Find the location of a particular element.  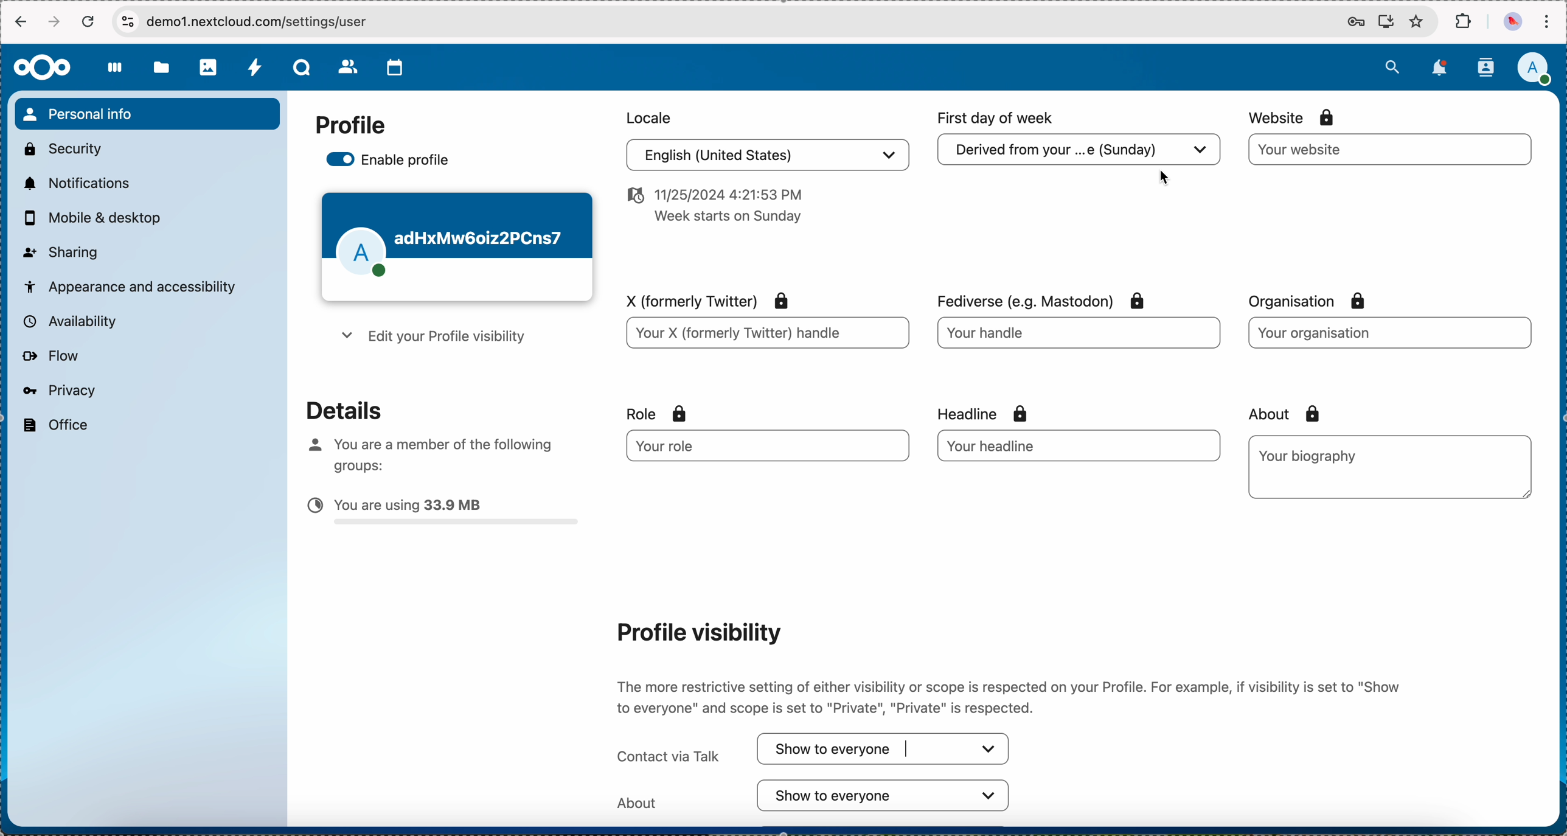

mobile and desktop is located at coordinates (99, 218).